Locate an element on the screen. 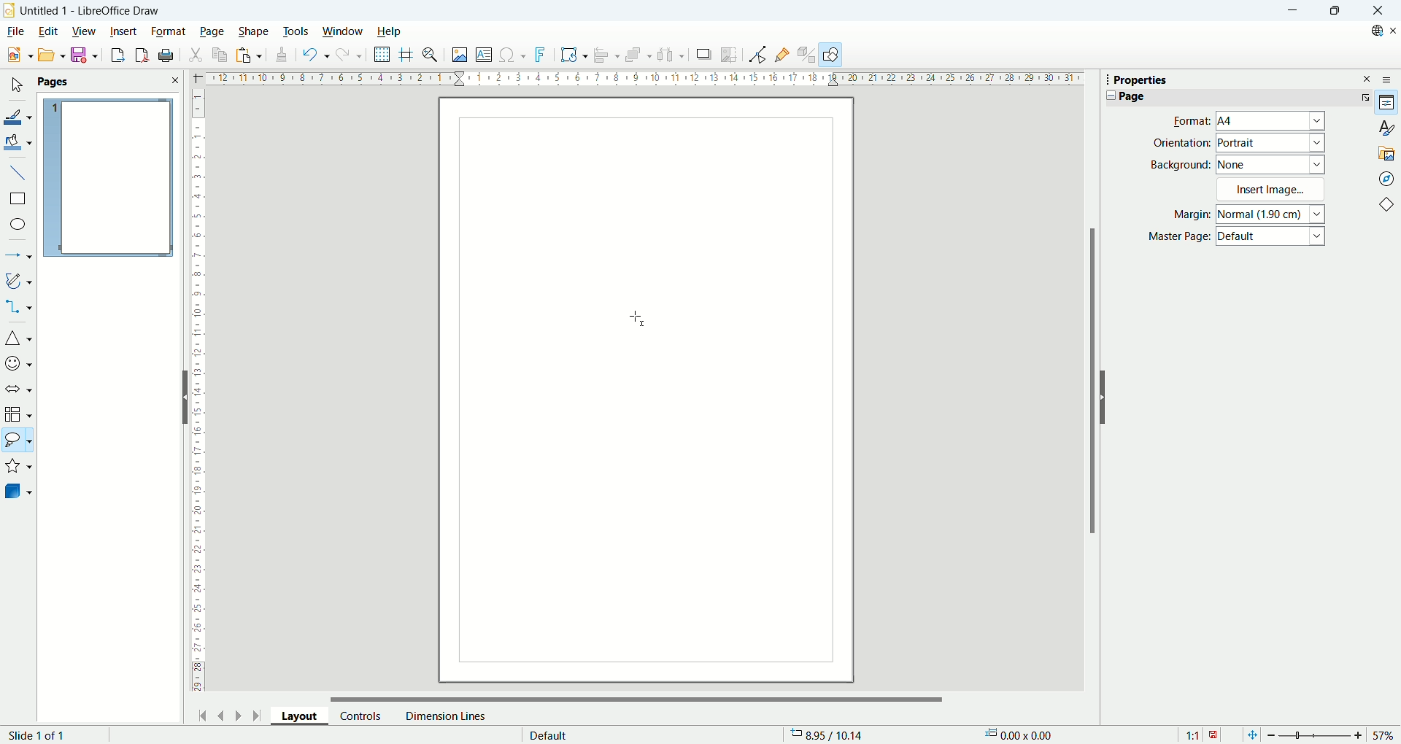 This screenshot has height=744, width=1401. Properties is located at coordinates (1141, 80).